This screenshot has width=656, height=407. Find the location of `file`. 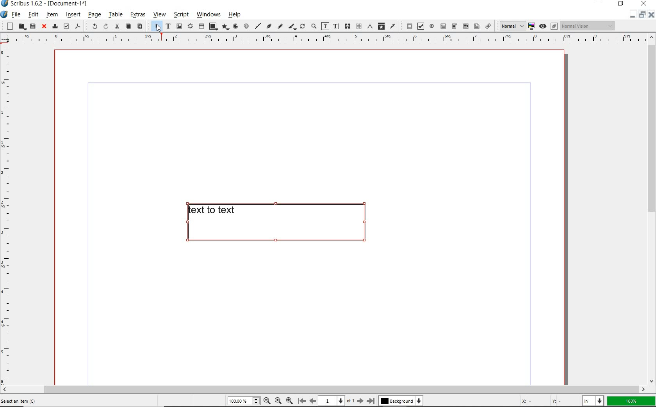

file is located at coordinates (16, 15).